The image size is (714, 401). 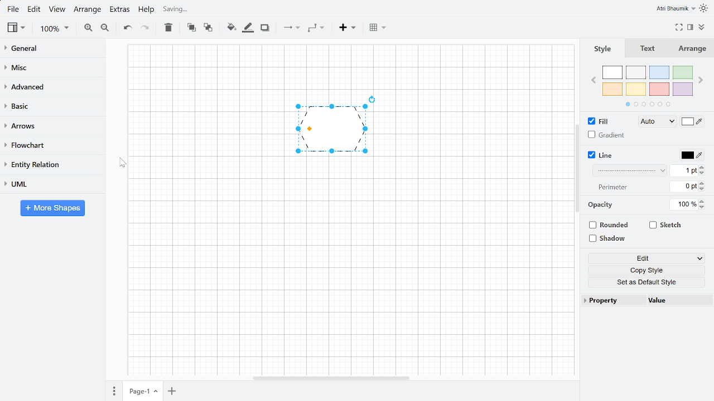 What do you see at coordinates (684, 204) in the screenshot?
I see `Opacity` at bounding box center [684, 204].